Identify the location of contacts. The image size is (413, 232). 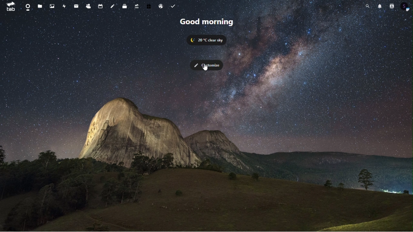
(89, 7).